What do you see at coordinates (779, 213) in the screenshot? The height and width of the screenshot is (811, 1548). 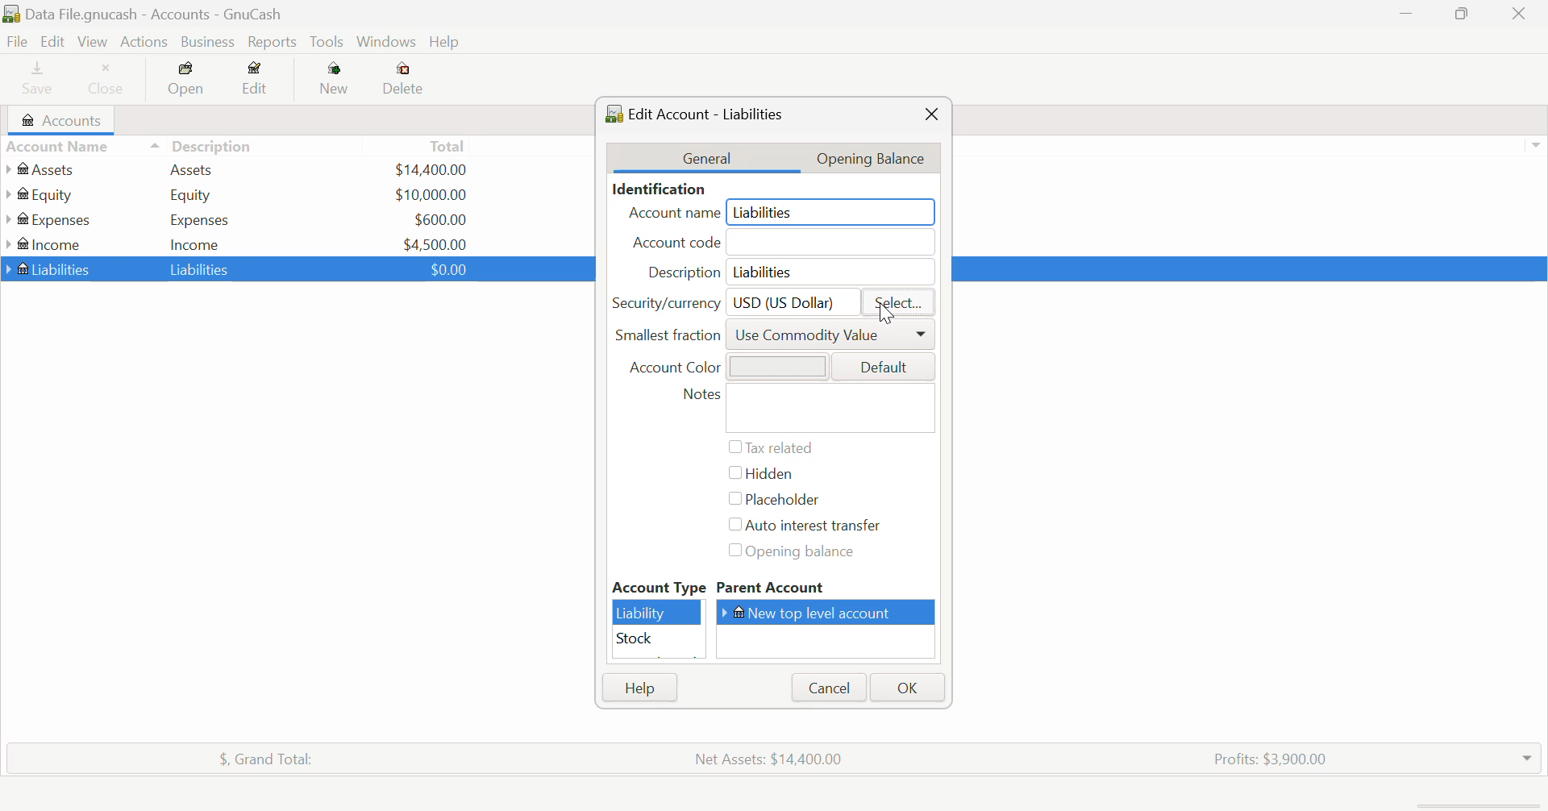 I see `Account name: Liabilities` at bounding box center [779, 213].